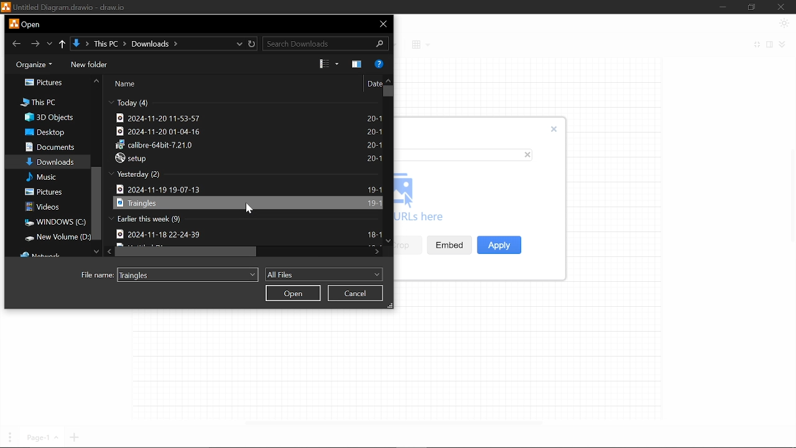 The height and width of the screenshot is (448, 796). Describe the element at coordinates (36, 205) in the screenshot. I see `Videos` at that location.